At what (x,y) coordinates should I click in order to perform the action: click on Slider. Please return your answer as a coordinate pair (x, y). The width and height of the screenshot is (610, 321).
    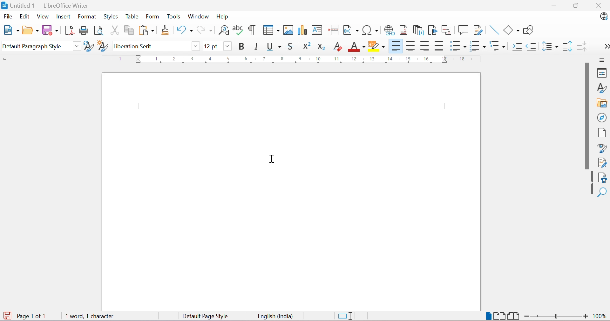
    Looking at the image, I should click on (557, 316).